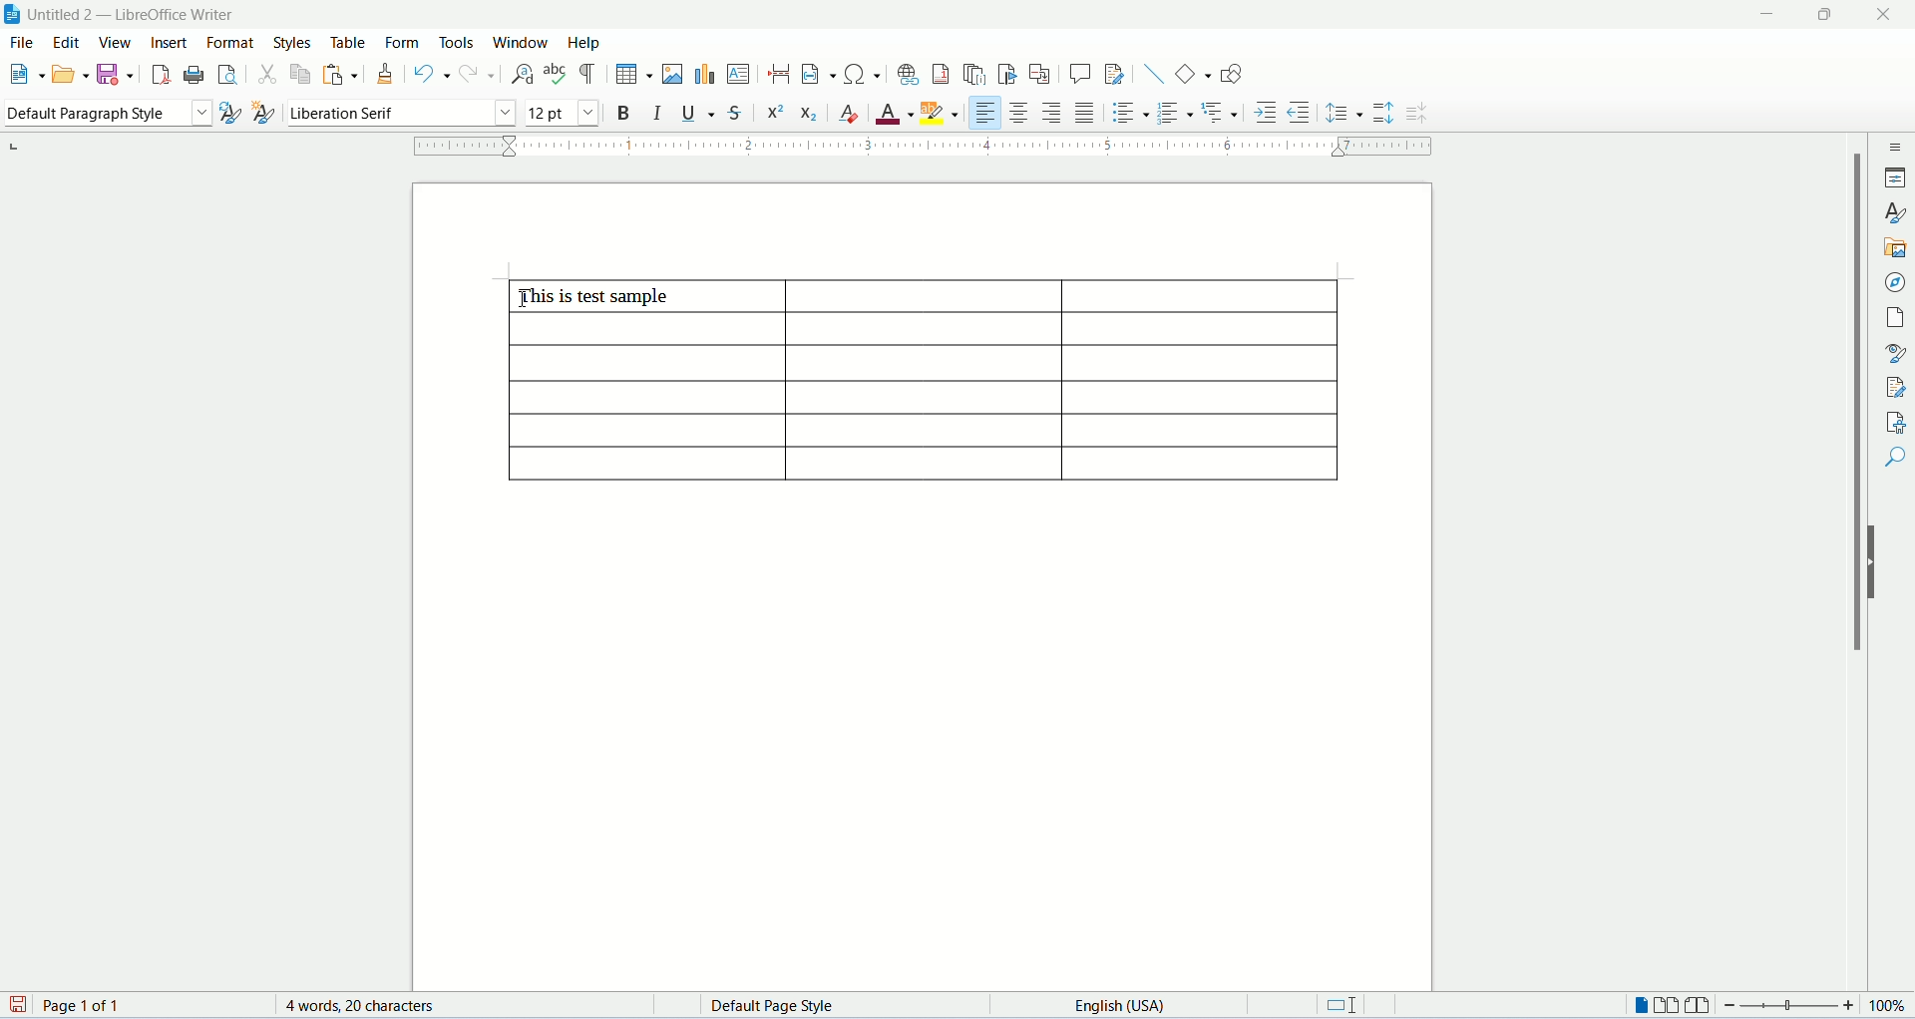 The width and height of the screenshot is (1915, 1019). What do you see at coordinates (227, 74) in the screenshot?
I see `print preview` at bounding box center [227, 74].